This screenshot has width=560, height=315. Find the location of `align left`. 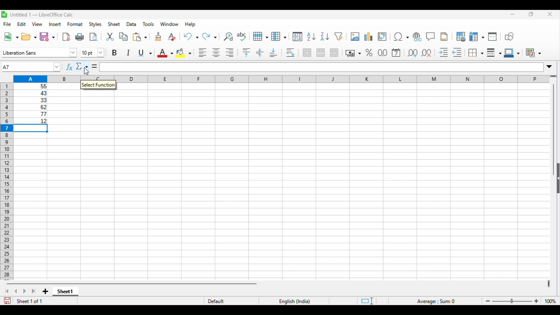

align left is located at coordinates (203, 53).